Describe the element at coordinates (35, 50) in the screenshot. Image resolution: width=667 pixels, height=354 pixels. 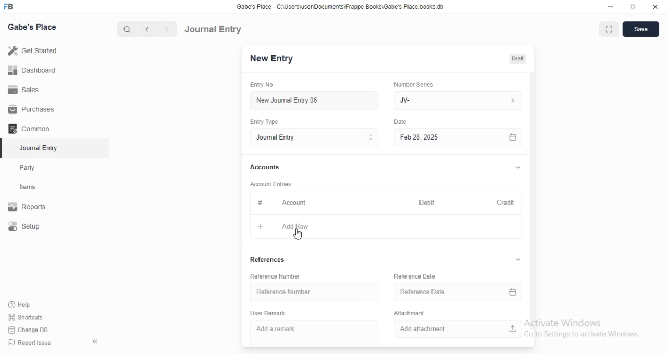
I see `Get Started` at that location.